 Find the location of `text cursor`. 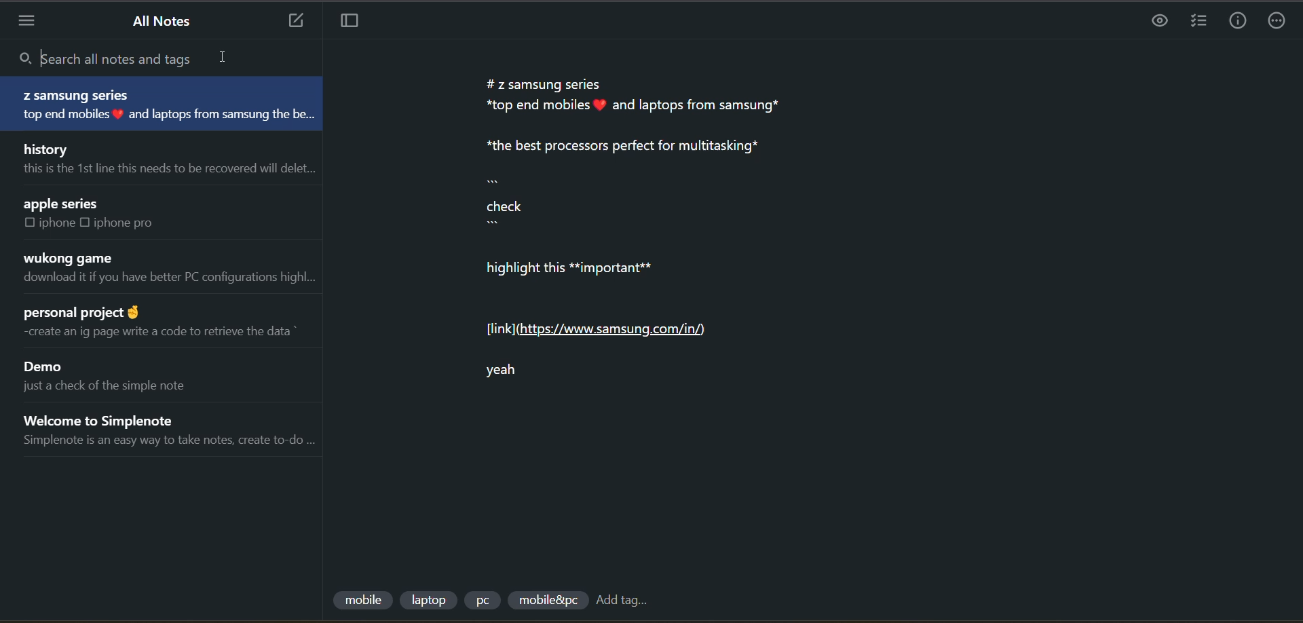

text cursor is located at coordinates (43, 57).